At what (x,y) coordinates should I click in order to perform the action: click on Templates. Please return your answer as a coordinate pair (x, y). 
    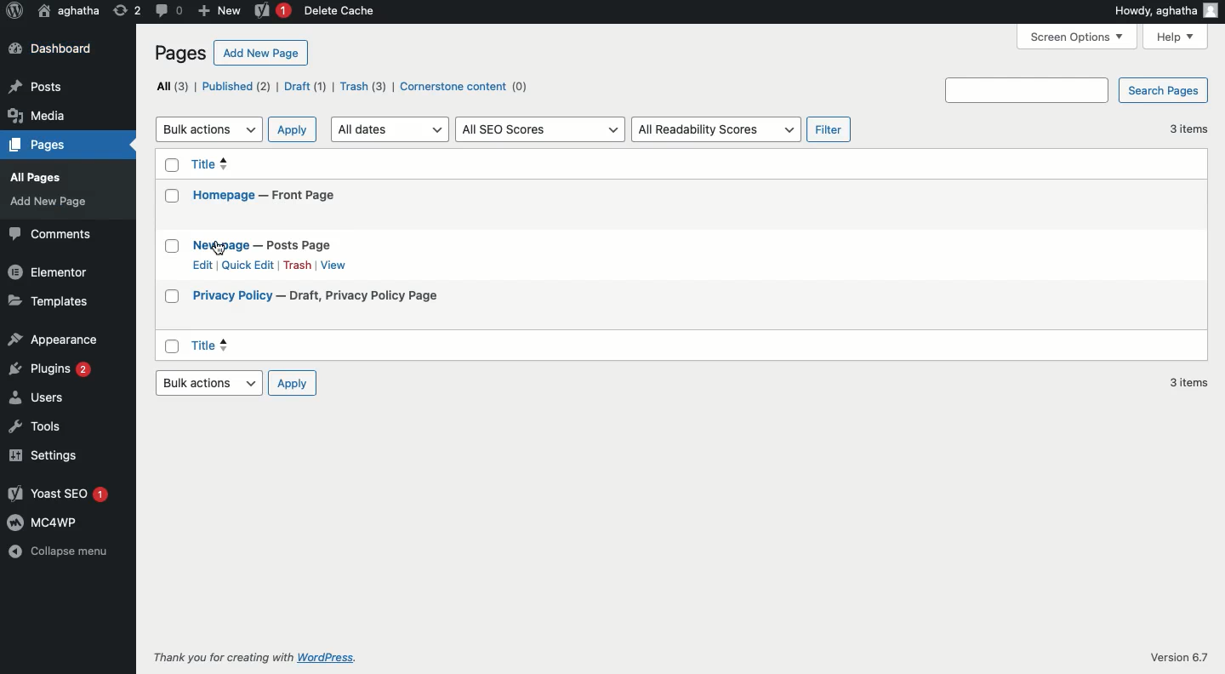
    Looking at the image, I should click on (48, 302).